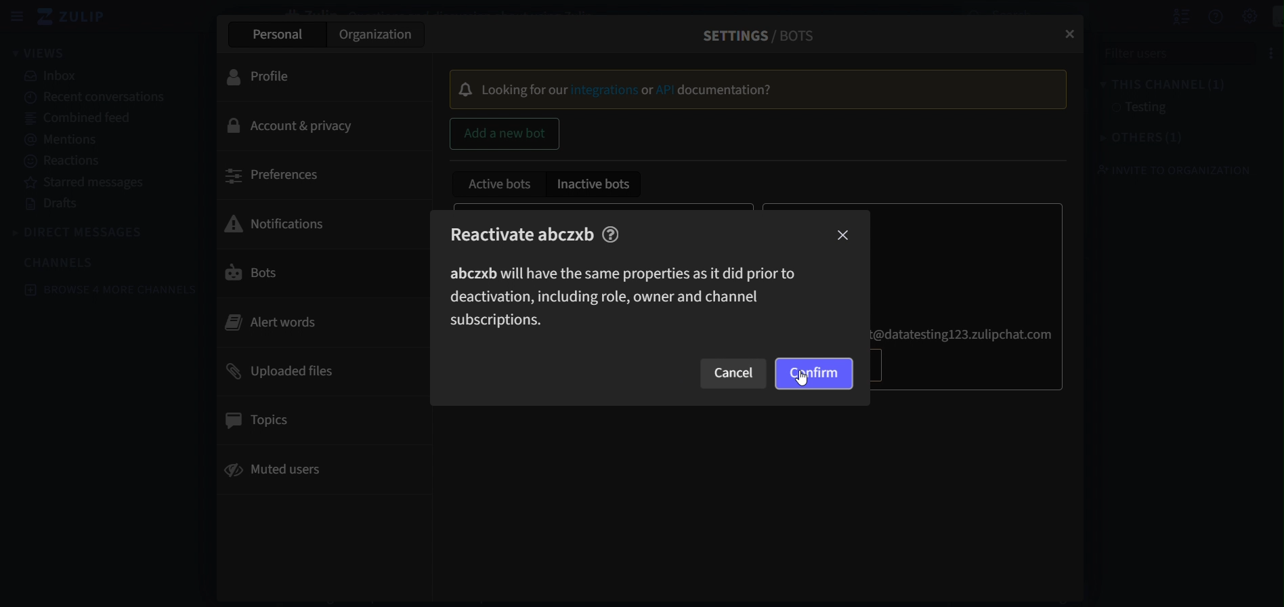 This screenshot has height=607, width=1284. I want to click on zulip, so click(78, 18).